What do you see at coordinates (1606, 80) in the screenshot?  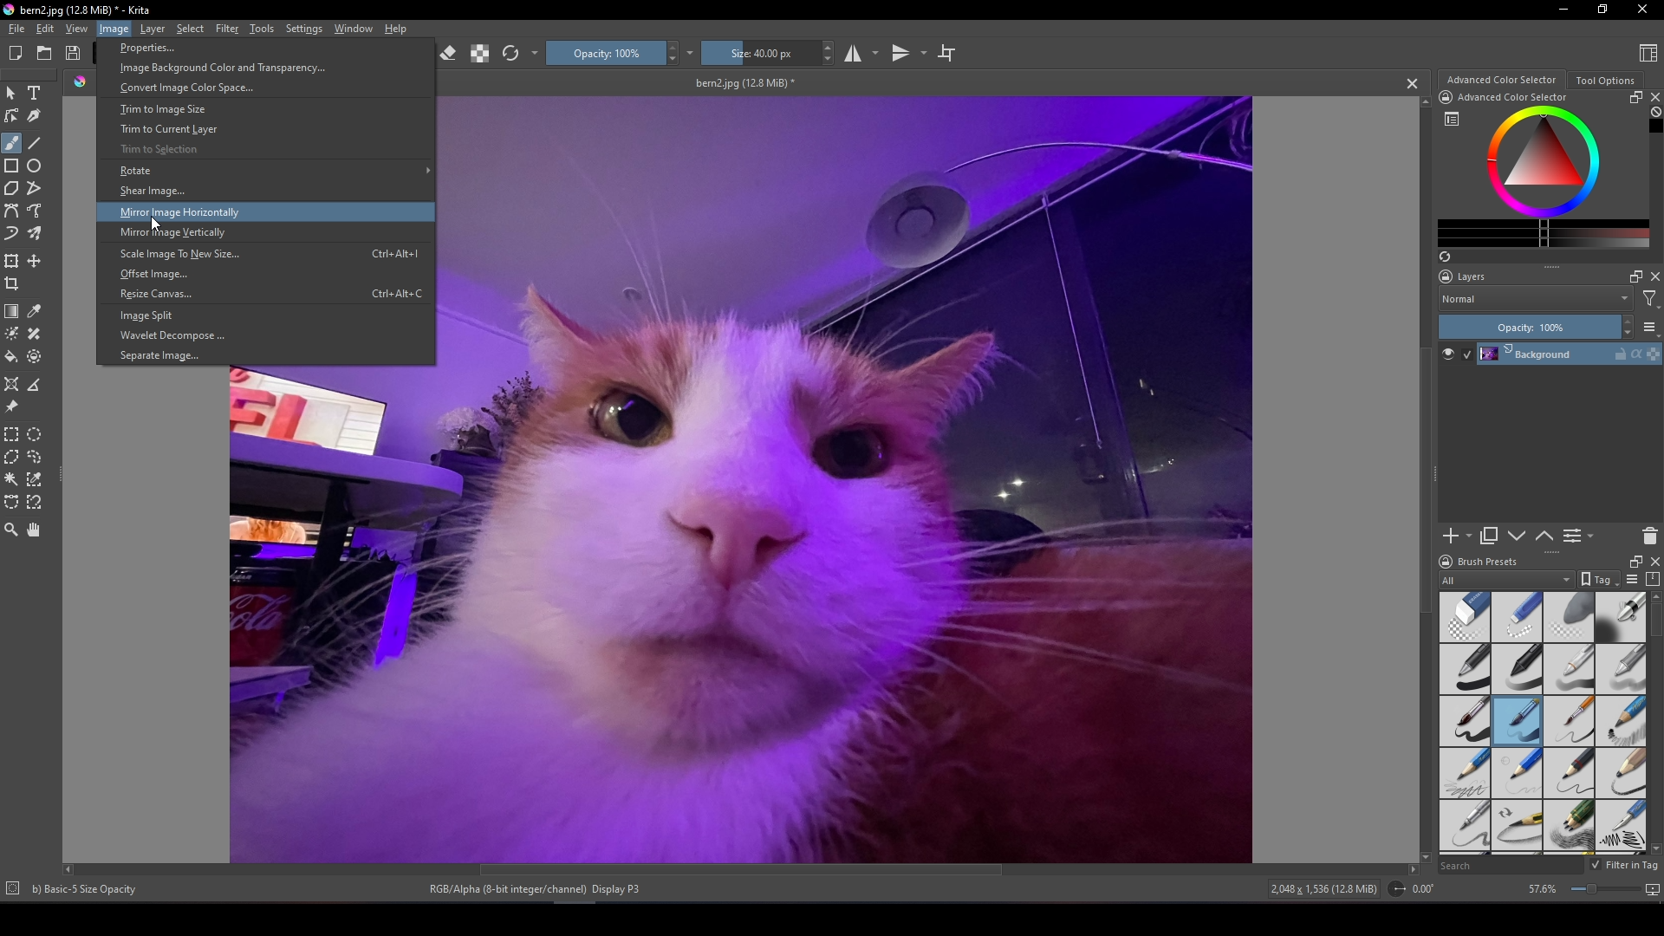 I see `Tool options` at bounding box center [1606, 80].